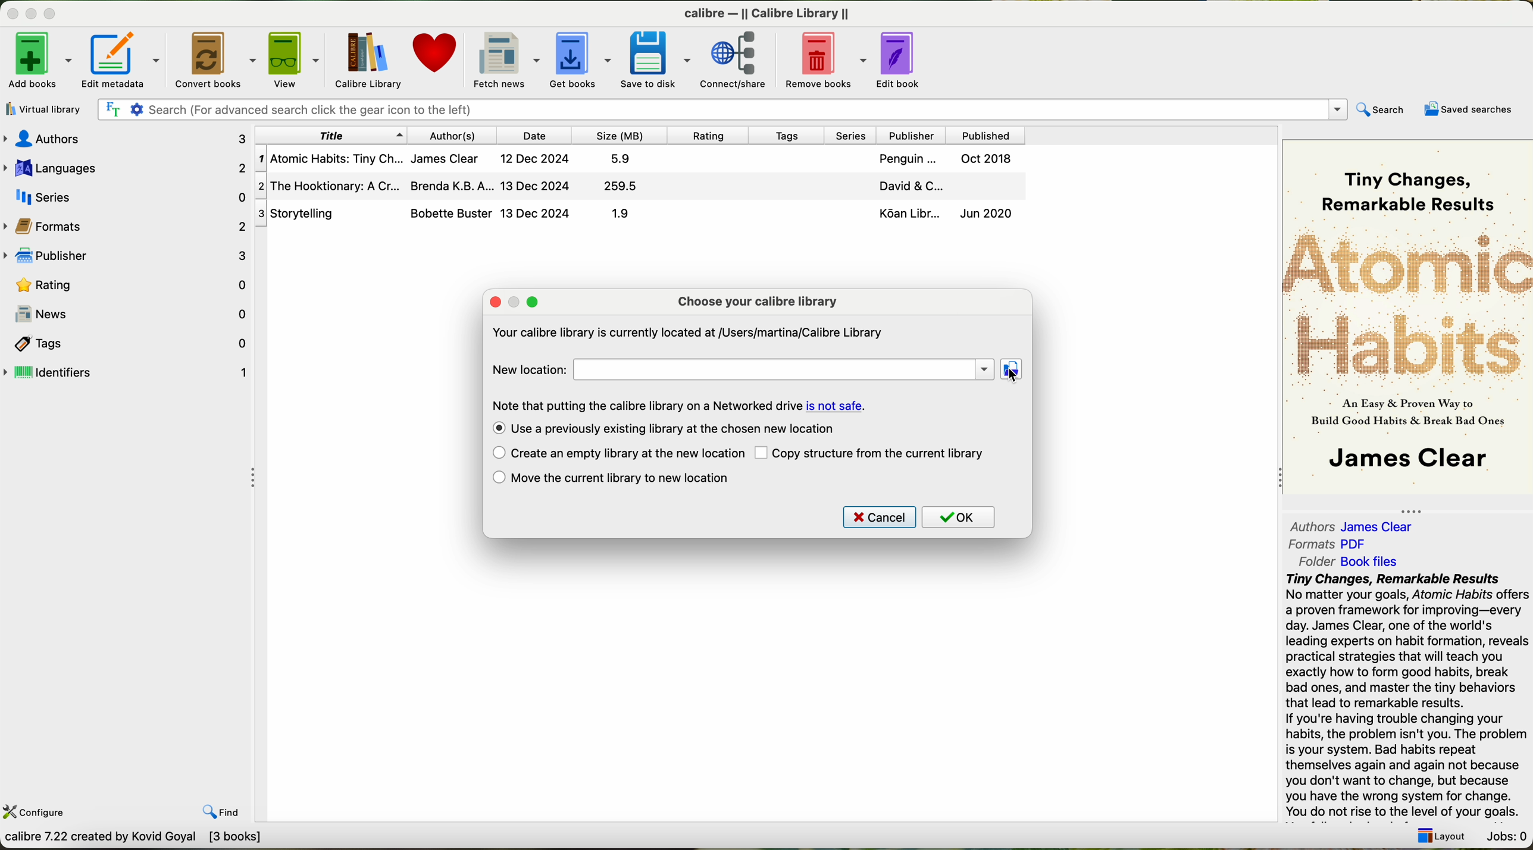 This screenshot has width=1533, height=850. What do you see at coordinates (880, 517) in the screenshot?
I see `cancel` at bounding box center [880, 517].